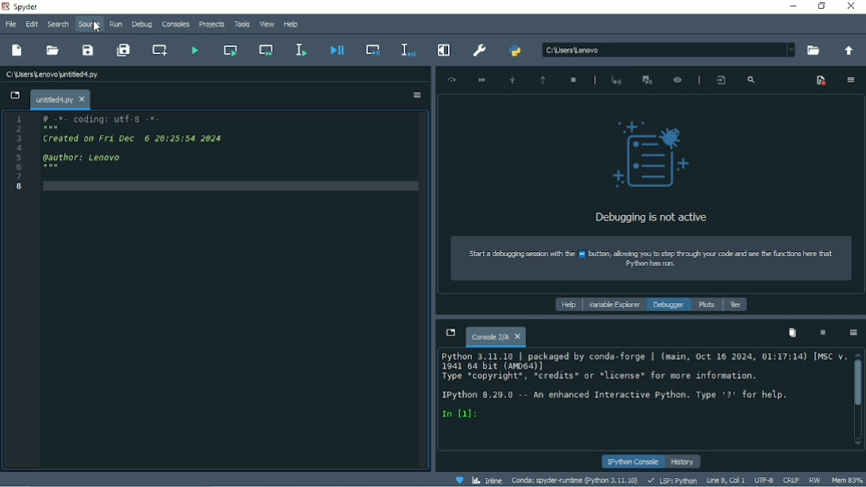 Image resolution: width=866 pixels, height=487 pixels. I want to click on Vertical scrollbar, so click(857, 385).